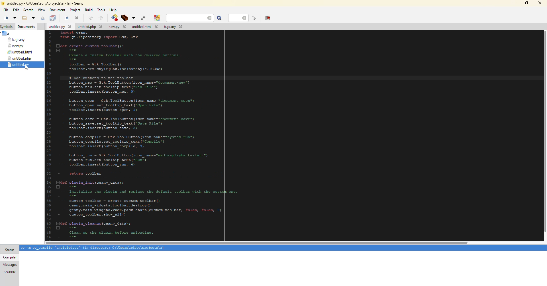 This screenshot has height=286, width=547. Describe the element at coordinates (15, 18) in the screenshot. I see `open` at that location.